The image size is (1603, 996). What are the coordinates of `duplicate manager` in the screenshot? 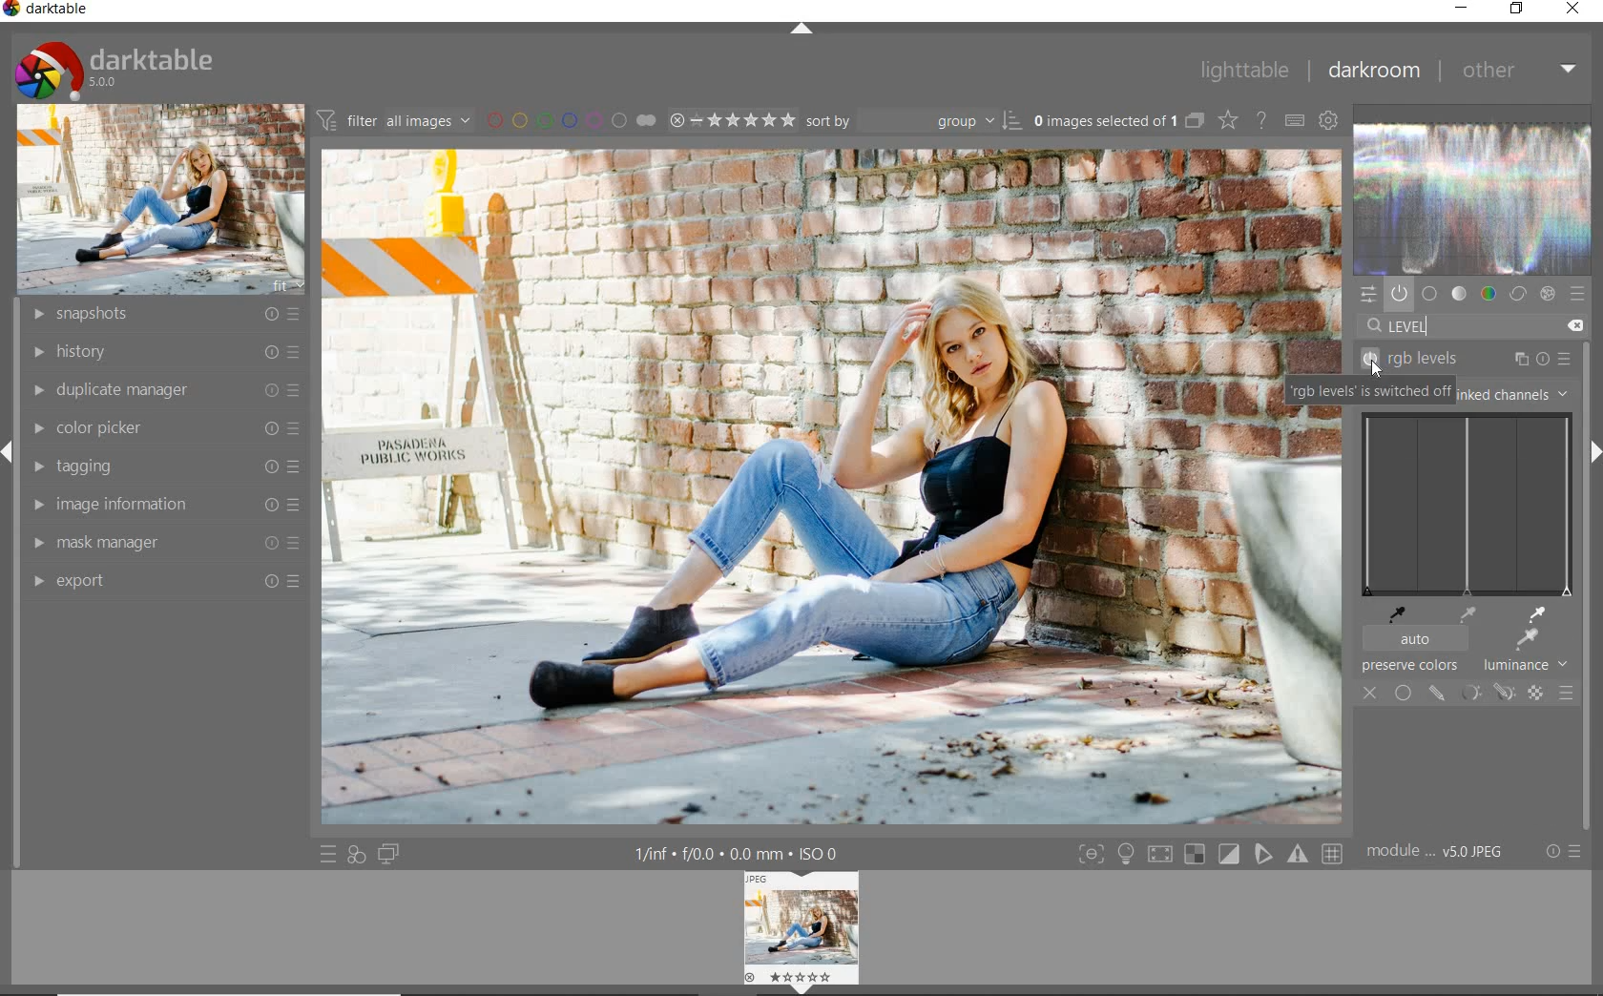 It's located at (160, 391).